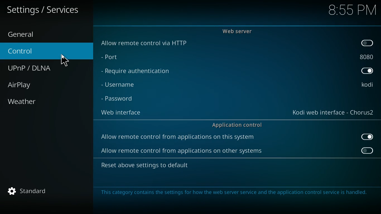  I want to click on web server, so click(240, 31).